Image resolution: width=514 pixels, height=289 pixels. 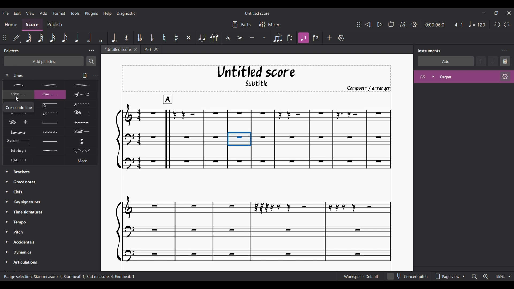 I want to click on File menu, so click(x=6, y=13).